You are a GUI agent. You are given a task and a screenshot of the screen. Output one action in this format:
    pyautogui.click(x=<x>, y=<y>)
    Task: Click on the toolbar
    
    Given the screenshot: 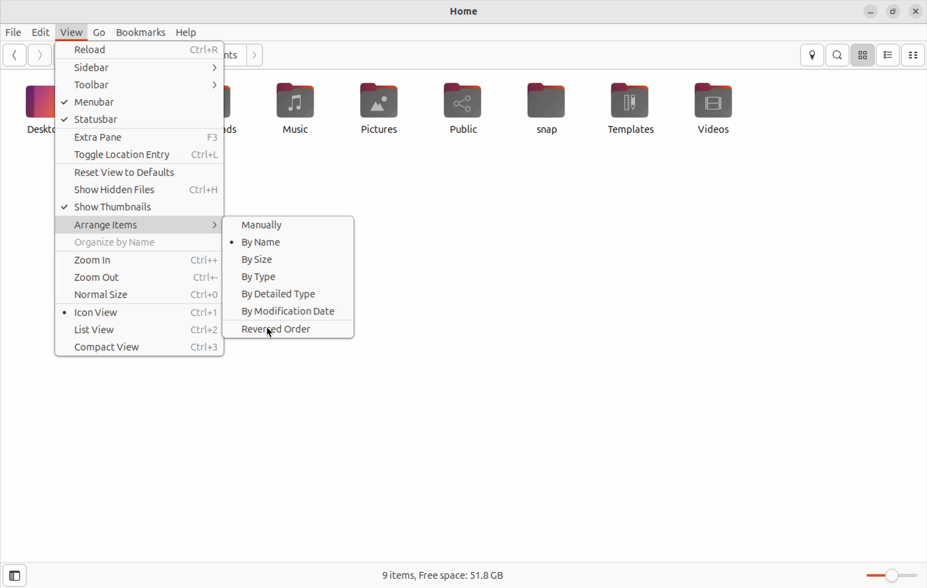 What is the action you would take?
    pyautogui.click(x=142, y=85)
    